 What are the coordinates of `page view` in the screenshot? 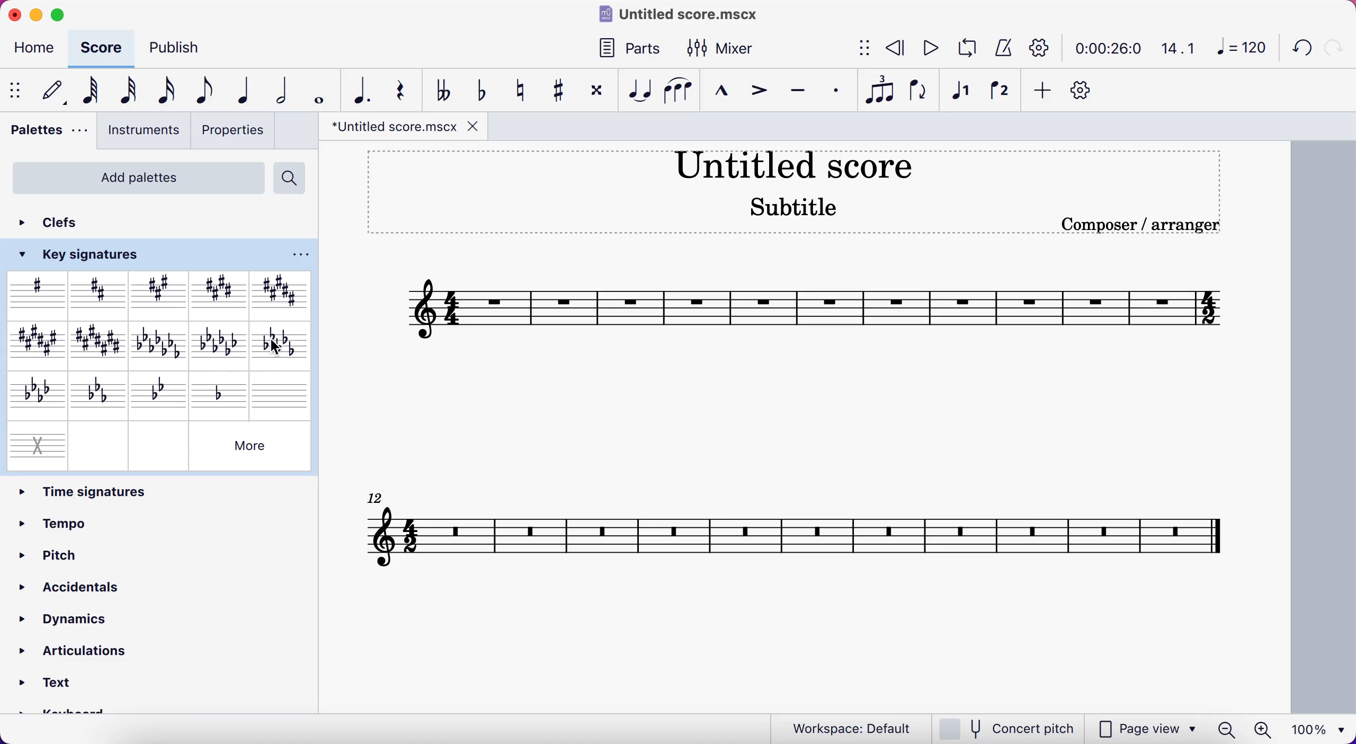 It's located at (1146, 728).